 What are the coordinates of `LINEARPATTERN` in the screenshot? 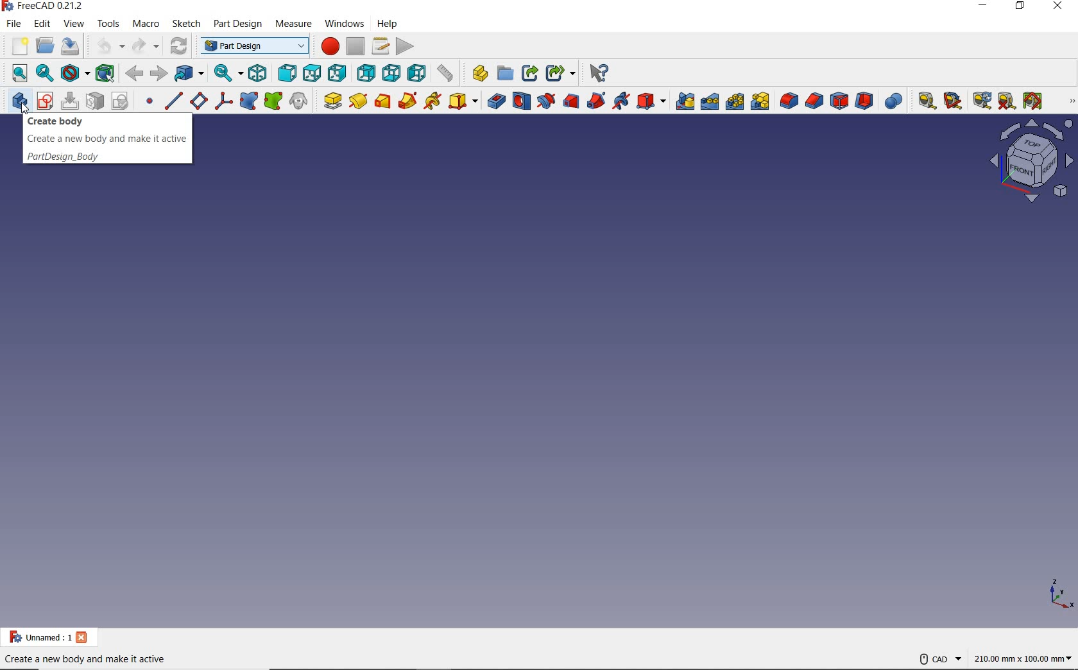 It's located at (710, 100).